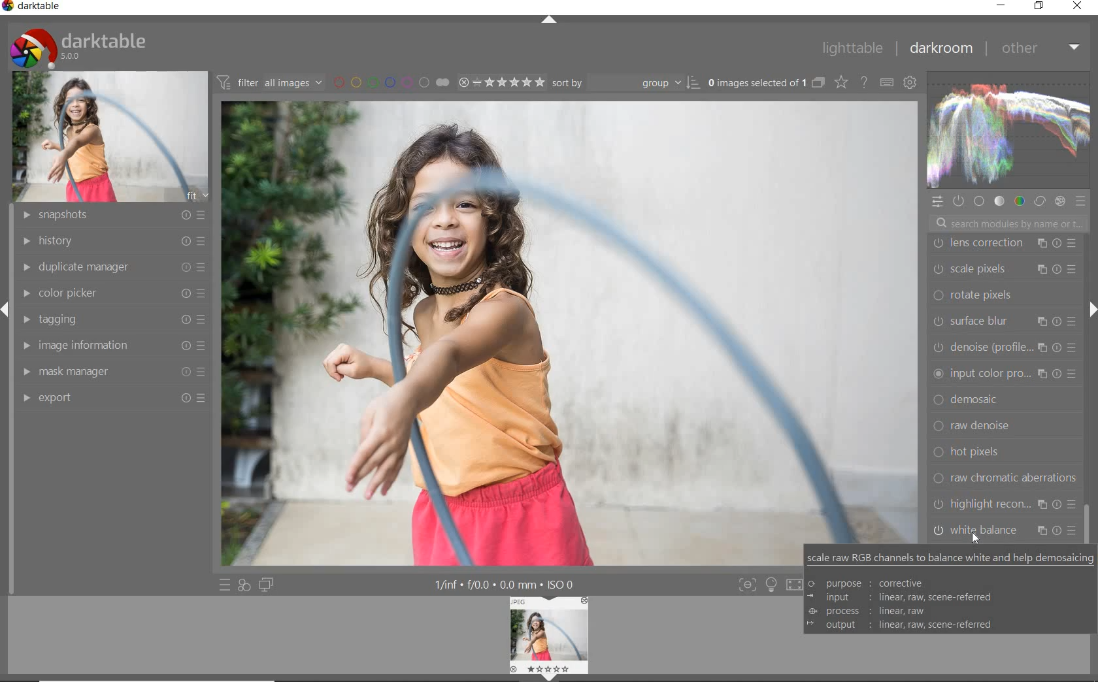  What do you see at coordinates (112, 368) in the screenshot?
I see `mask manager` at bounding box center [112, 368].